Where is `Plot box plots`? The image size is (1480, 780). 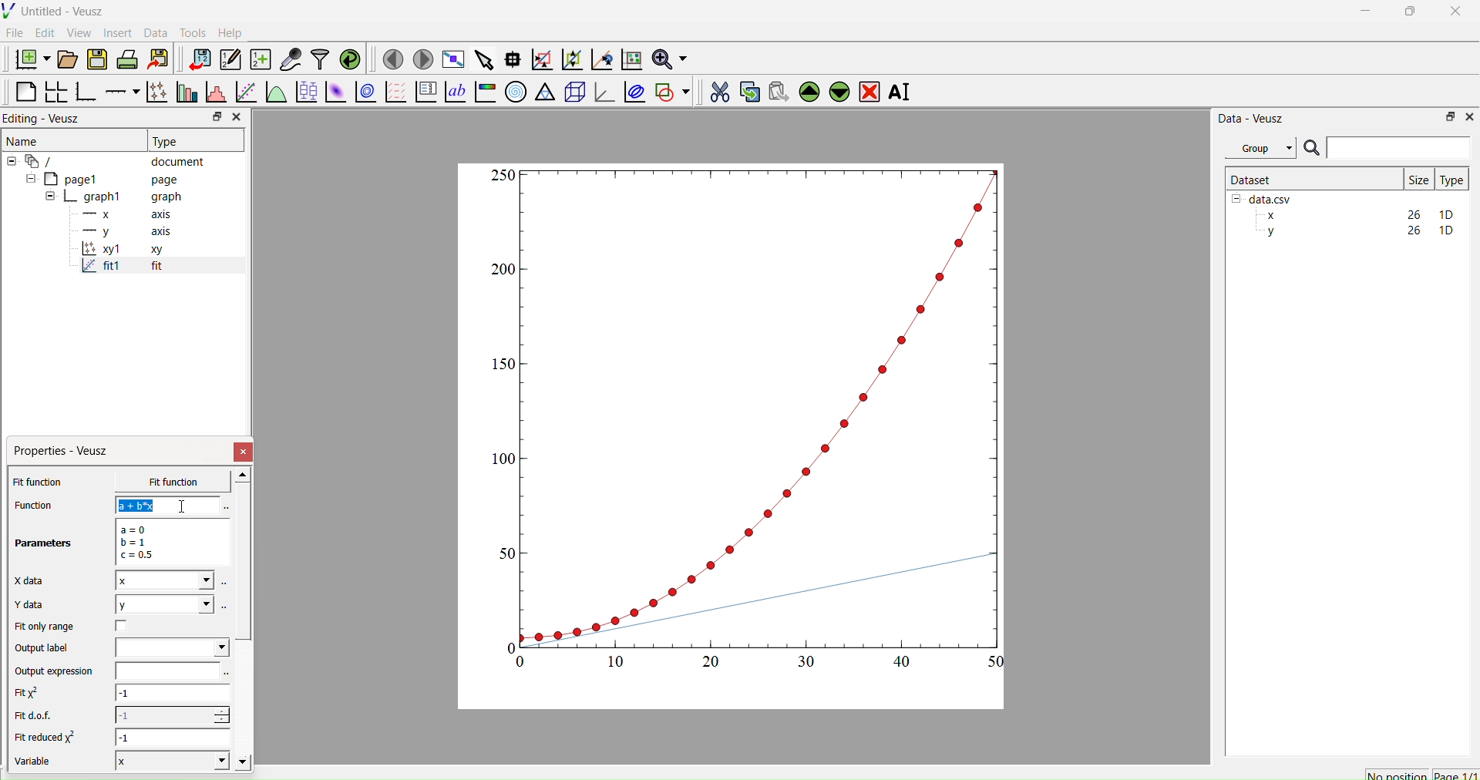 Plot box plots is located at coordinates (306, 92).